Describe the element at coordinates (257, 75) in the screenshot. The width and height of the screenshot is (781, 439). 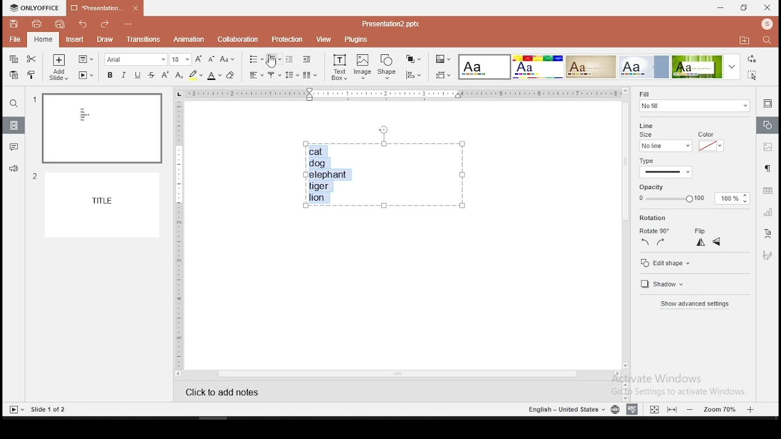
I see `horizontal align` at that location.